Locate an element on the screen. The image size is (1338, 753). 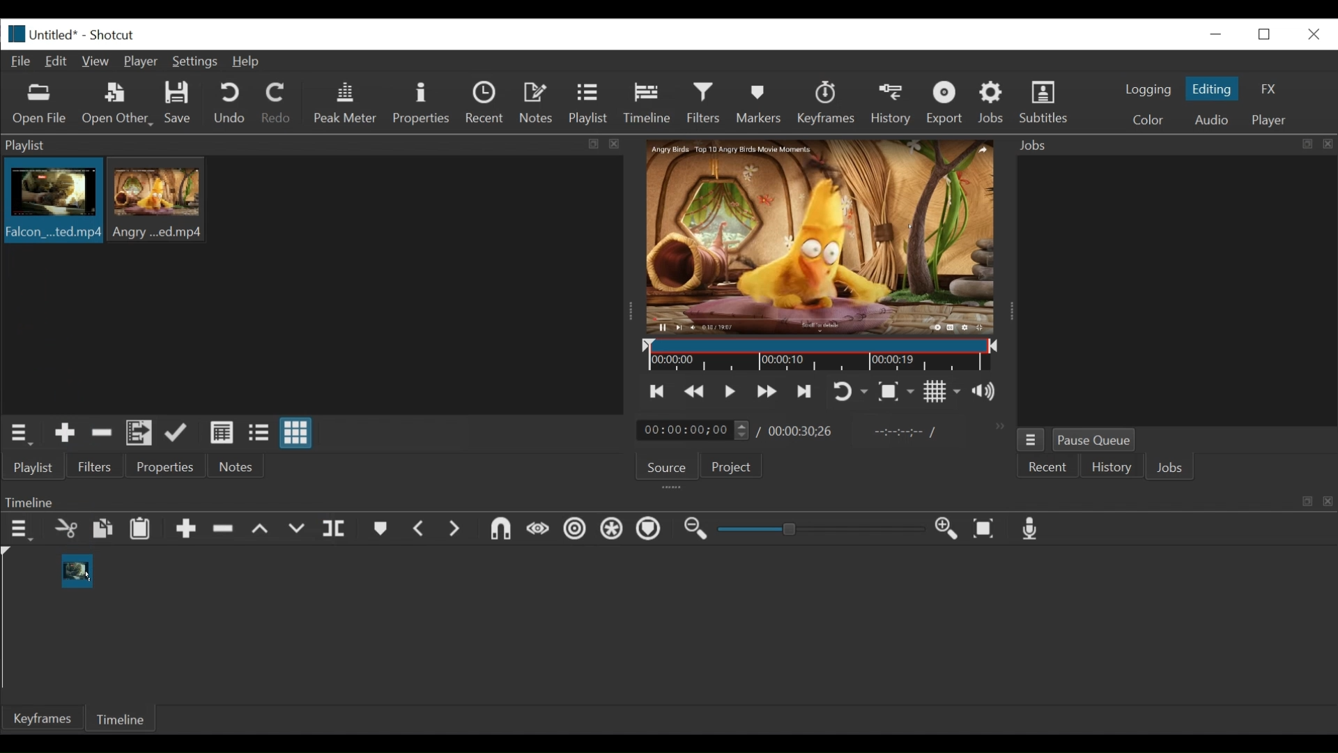
jobs menu is located at coordinates (1031, 438).